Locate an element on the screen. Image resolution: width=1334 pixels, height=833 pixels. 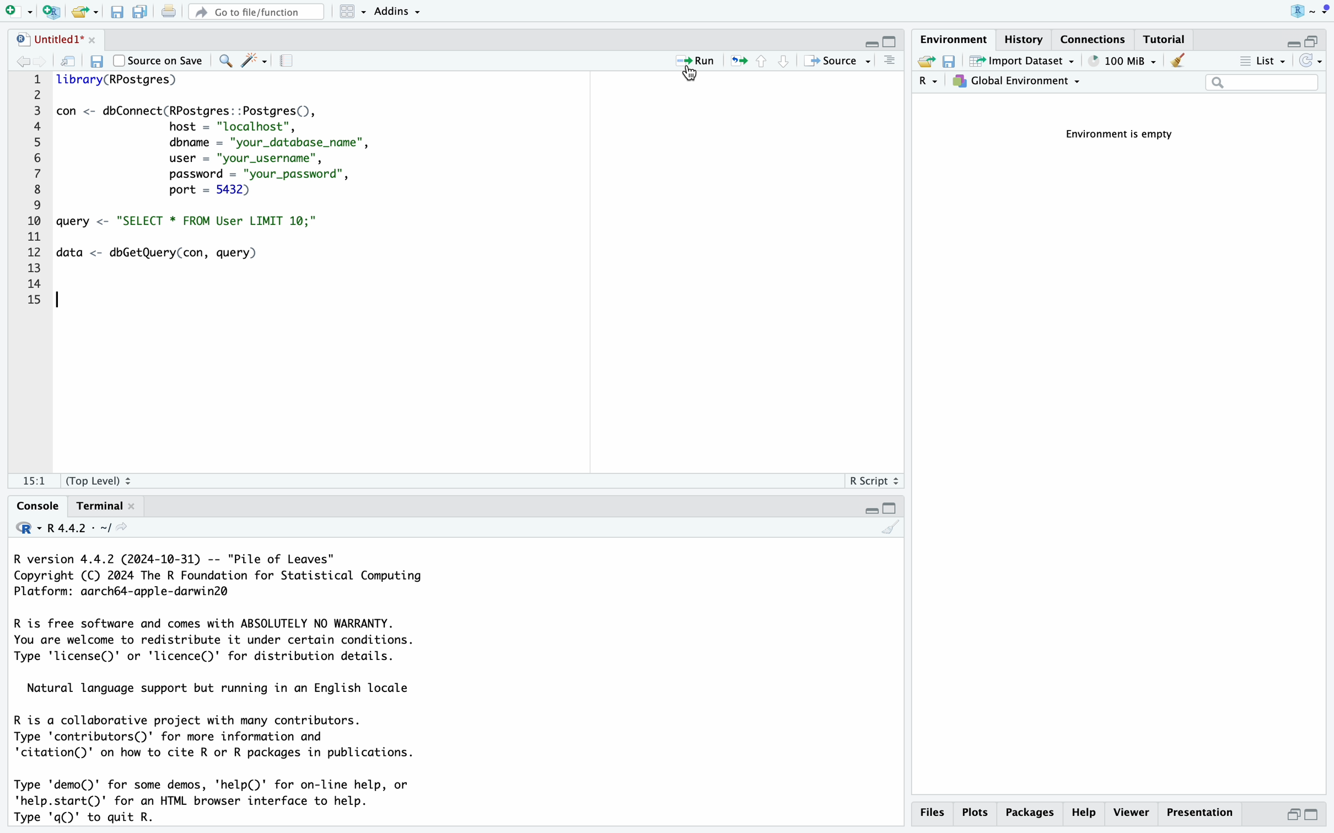
environment is located at coordinates (955, 37).